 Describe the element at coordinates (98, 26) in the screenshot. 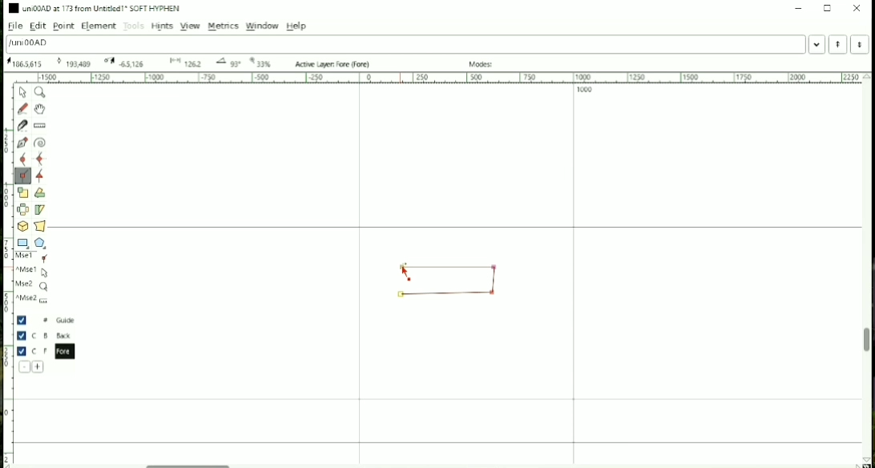

I see `Element` at that location.